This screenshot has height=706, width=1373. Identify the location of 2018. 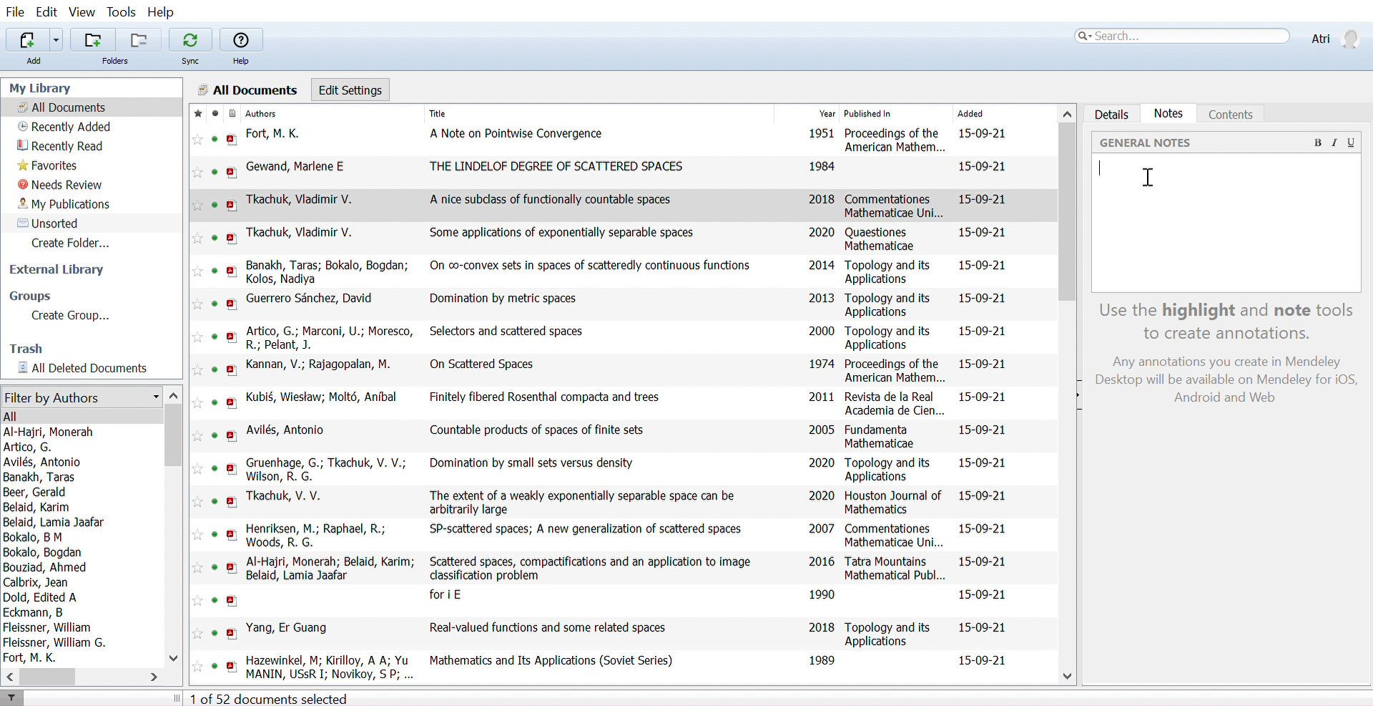
(823, 628).